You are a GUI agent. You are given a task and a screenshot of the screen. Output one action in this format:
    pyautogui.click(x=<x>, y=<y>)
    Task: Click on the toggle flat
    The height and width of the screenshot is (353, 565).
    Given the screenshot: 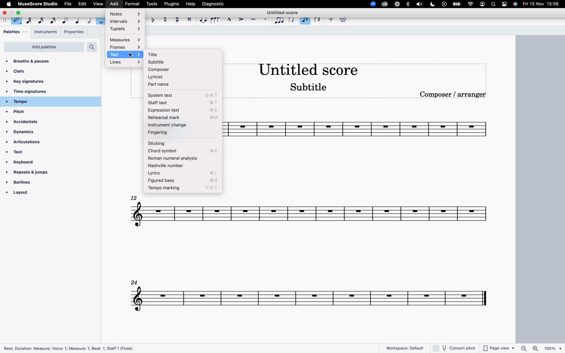 What is the action you would take?
    pyautogui.click(x=153, y=19)
    